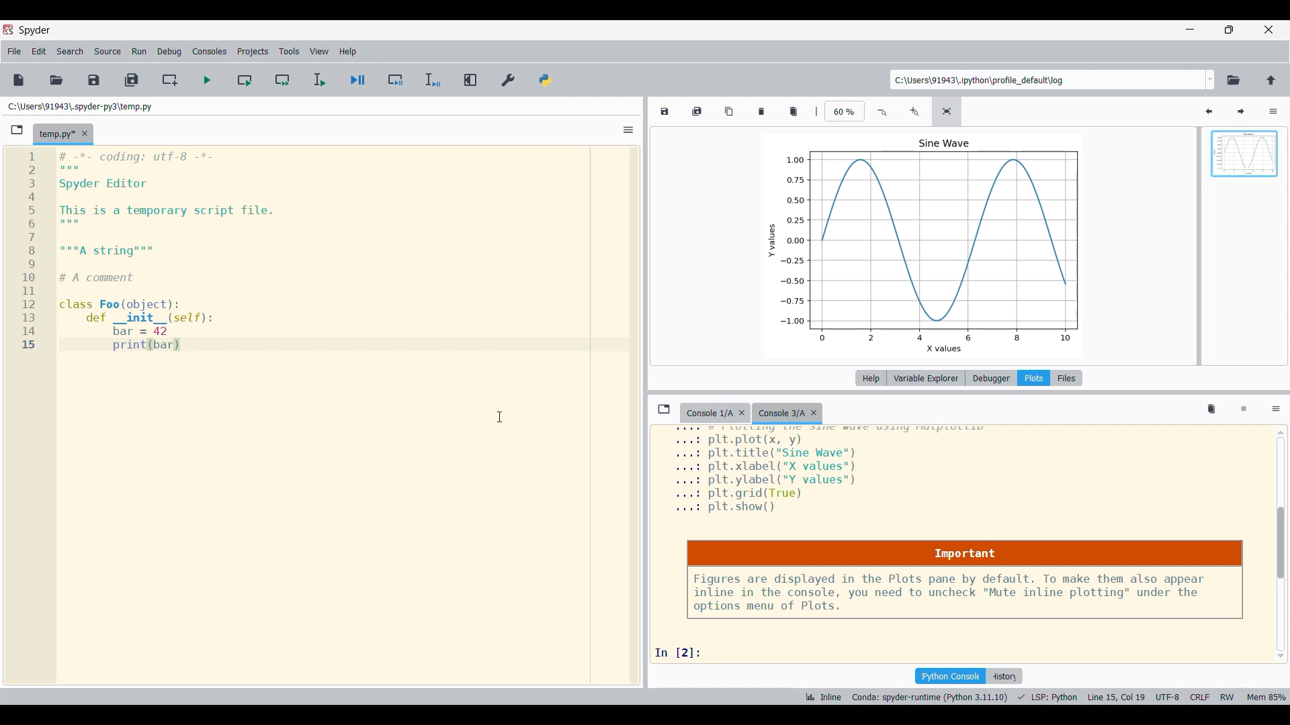  I want to click on Close tab, so click(85, 134).